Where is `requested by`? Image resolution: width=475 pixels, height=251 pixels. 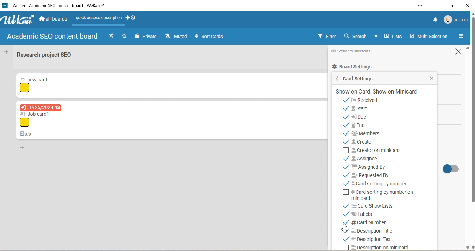
requested by is located at coordinates (368, 174).